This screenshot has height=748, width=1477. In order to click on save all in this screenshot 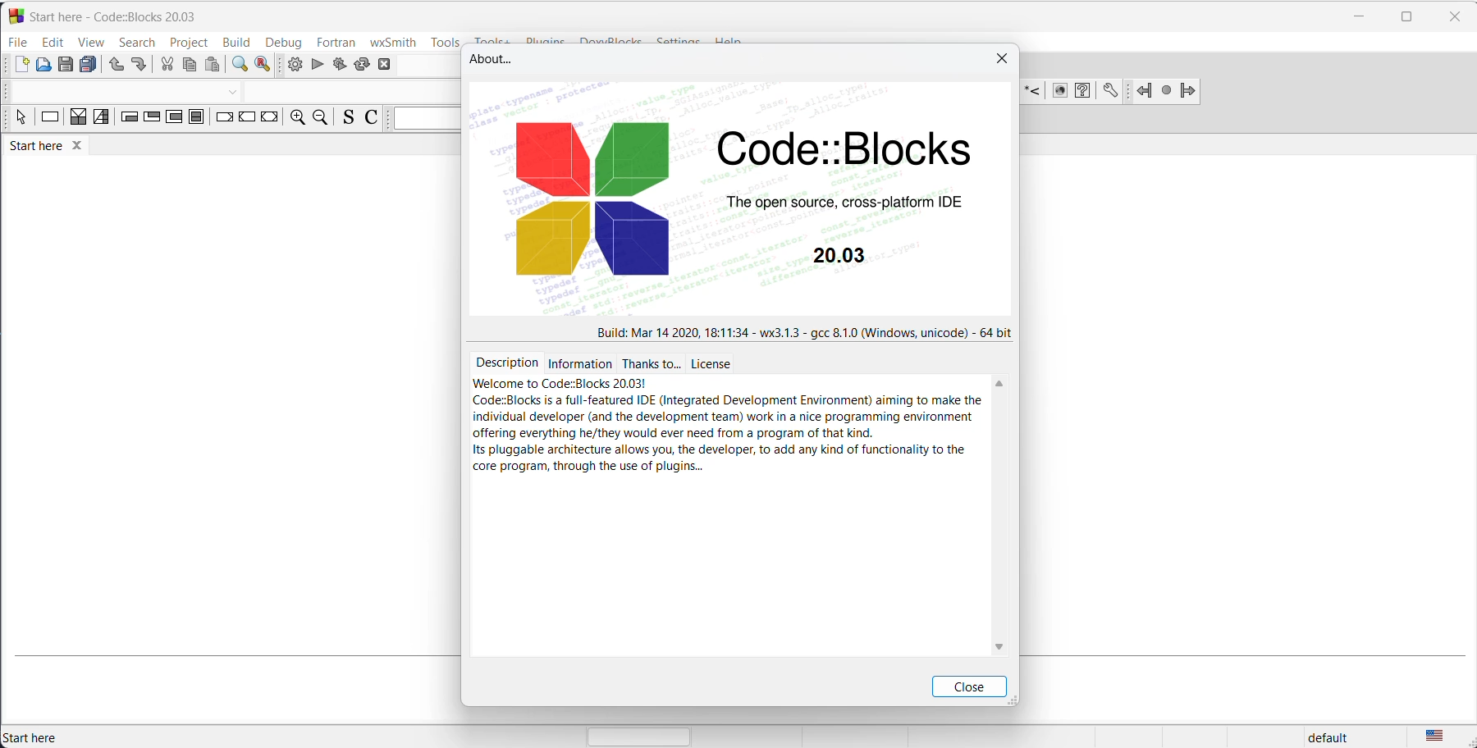, I will do `click(89, 66)`.